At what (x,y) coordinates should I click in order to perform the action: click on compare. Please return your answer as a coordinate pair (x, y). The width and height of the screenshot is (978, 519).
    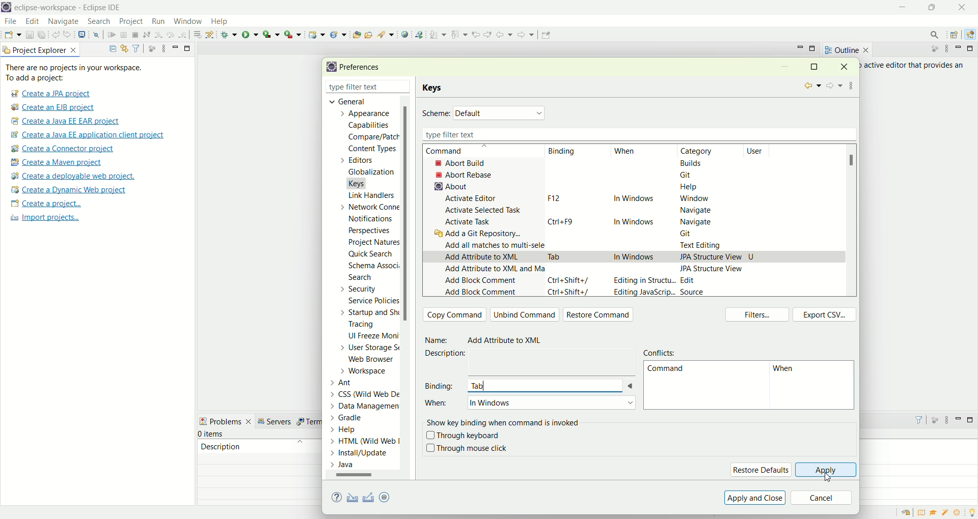
    Looking at the image, I should click on (372, 136).